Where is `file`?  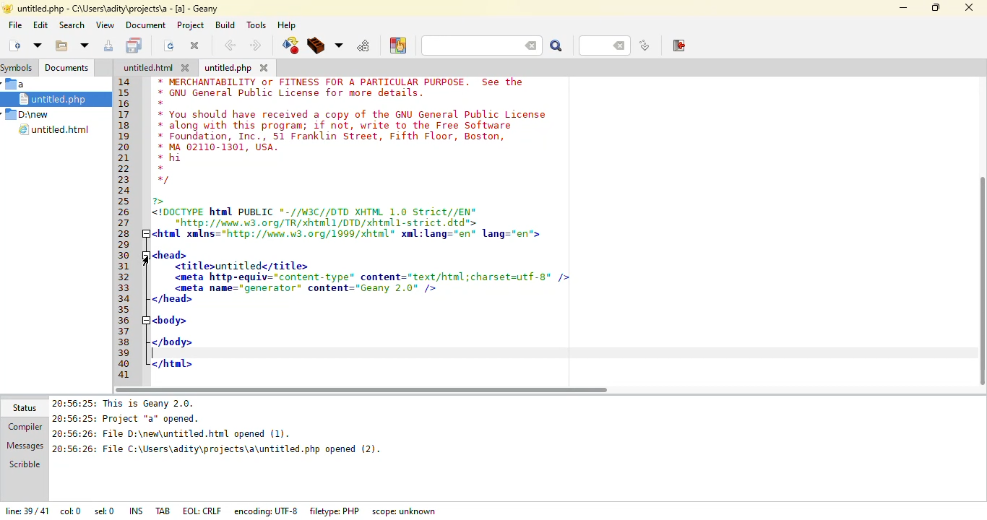
file is located at coordinates (14, 25).